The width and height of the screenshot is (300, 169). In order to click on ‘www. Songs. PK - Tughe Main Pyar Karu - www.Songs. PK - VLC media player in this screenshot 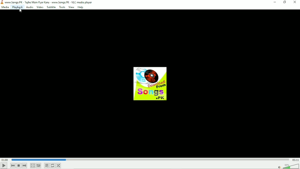, I will do `click(49, 2)`.